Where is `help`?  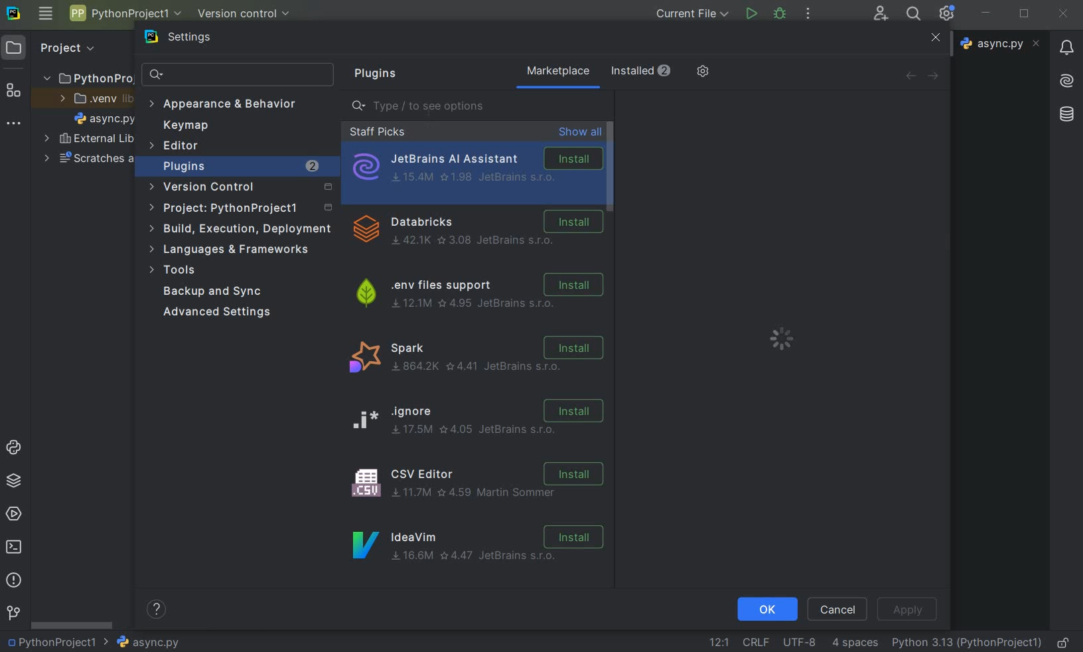 help is located at coordinates (158, 611).